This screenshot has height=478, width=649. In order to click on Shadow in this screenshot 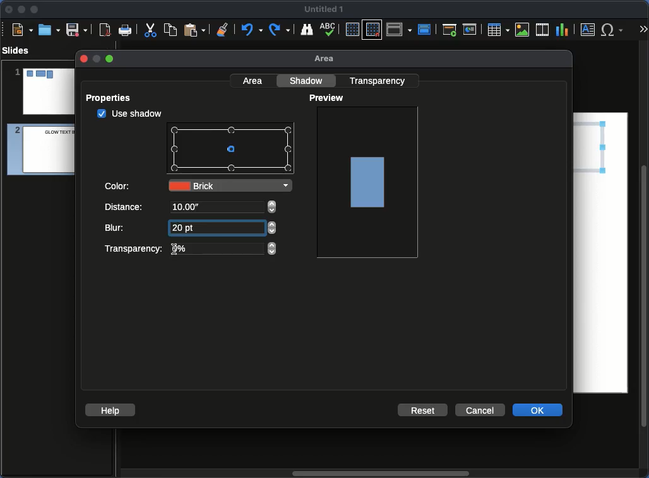, I will do `click(308, 80)`.